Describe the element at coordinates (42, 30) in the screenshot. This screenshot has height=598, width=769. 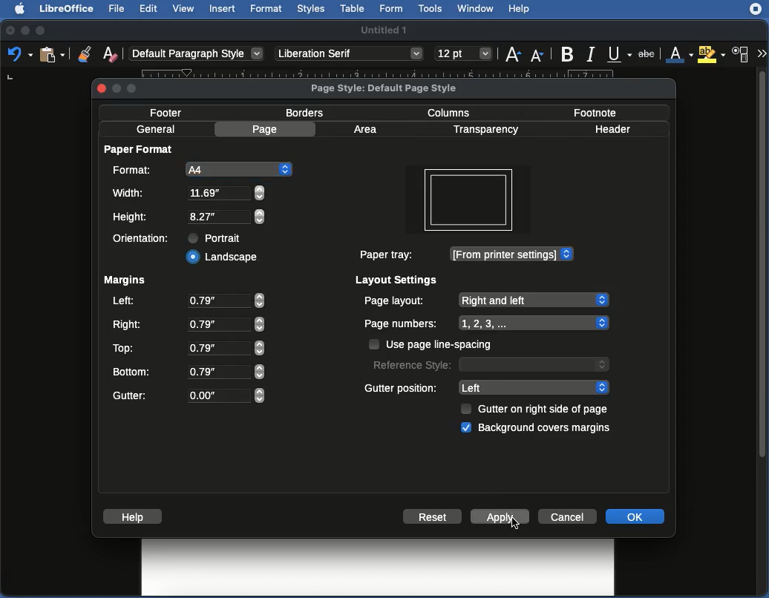
I see `Maximize` at that location.